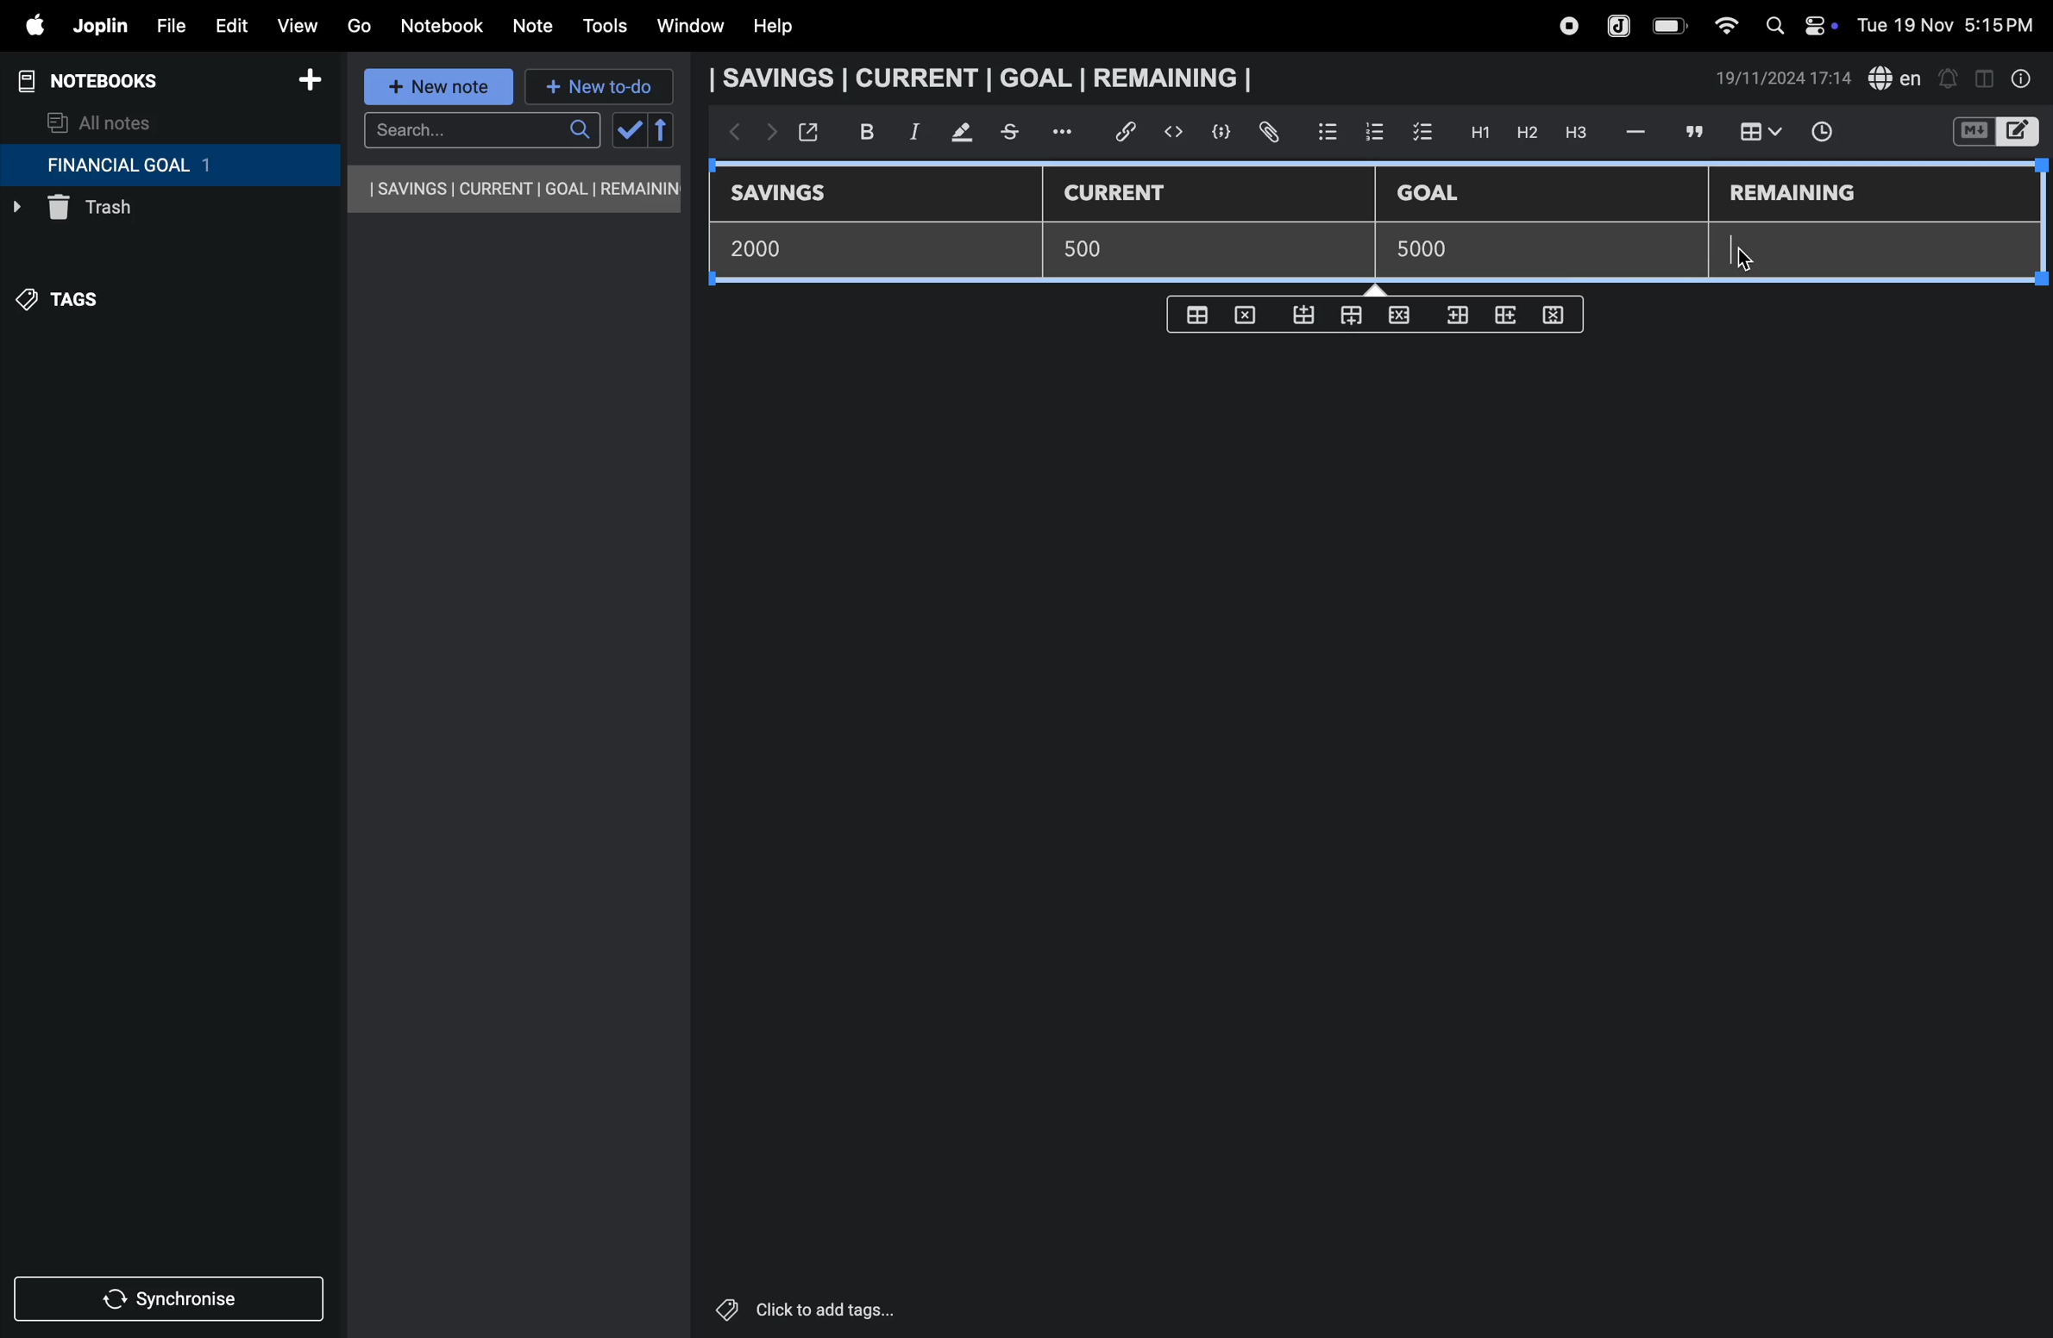 The height and width of the screenshot is (1338, 2053). I want to click on joplin, so click(1620, 24).